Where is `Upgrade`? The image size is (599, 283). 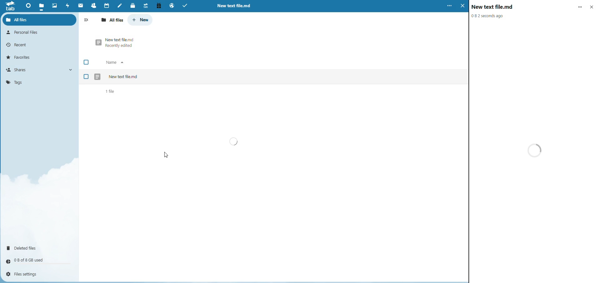 Upgrade is located at coordinates (145, 6).